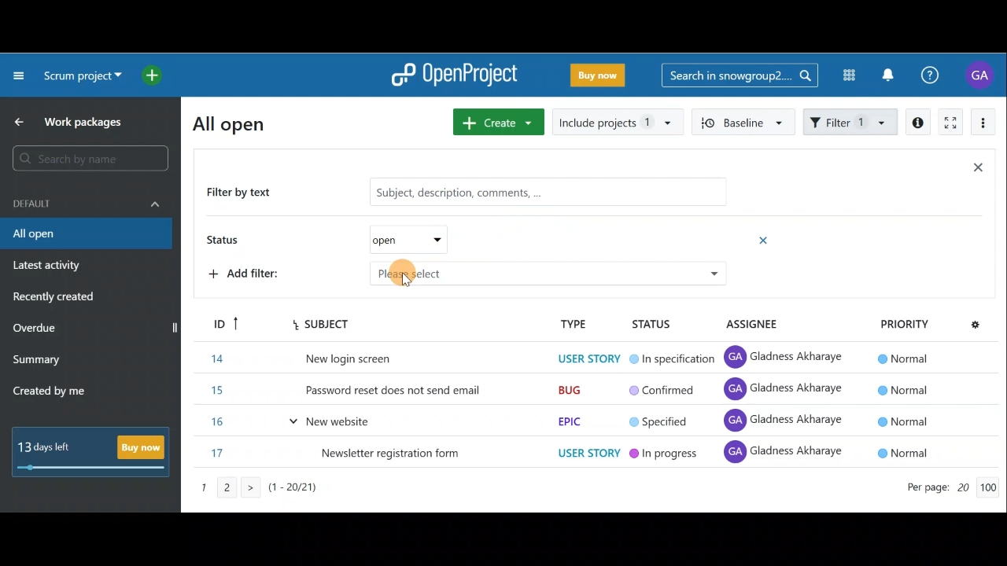 This screenshot has height=566, width=1007. Describe the element at coordinates (948, 489) in the screenshot. I see `Page count` at that location.